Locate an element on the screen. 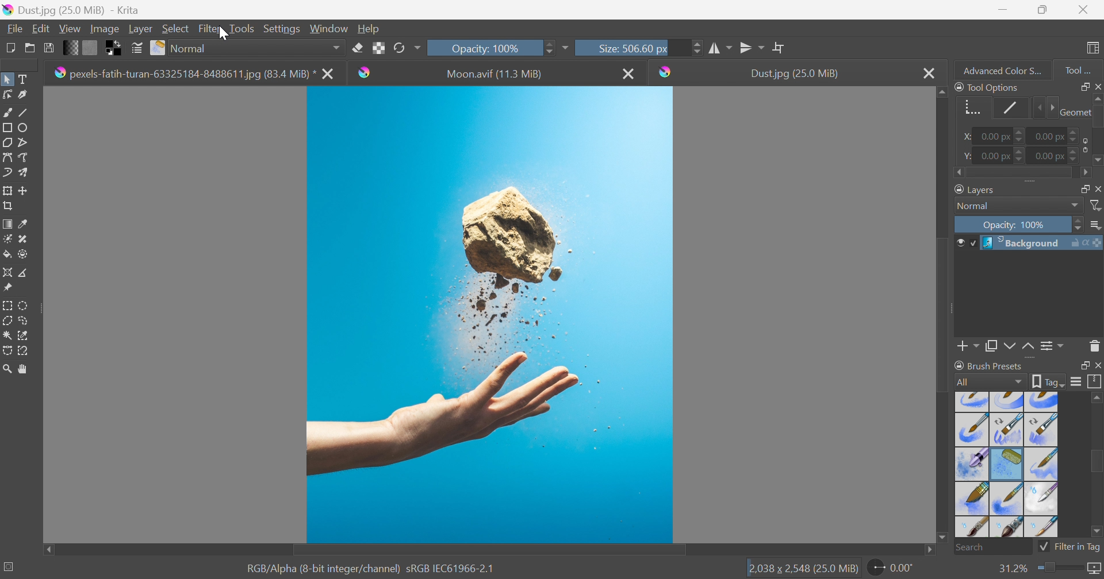 This screenshot has width=1104, height=579. Slider is located at coordinates (1058, 568).